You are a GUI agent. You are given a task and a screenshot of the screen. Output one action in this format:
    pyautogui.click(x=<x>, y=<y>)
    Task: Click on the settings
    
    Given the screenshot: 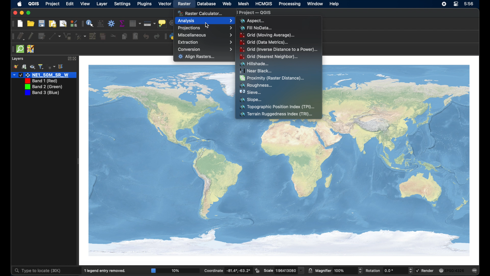 What is the action you would take?
    pyautogui.click(x=122, y=4)
    